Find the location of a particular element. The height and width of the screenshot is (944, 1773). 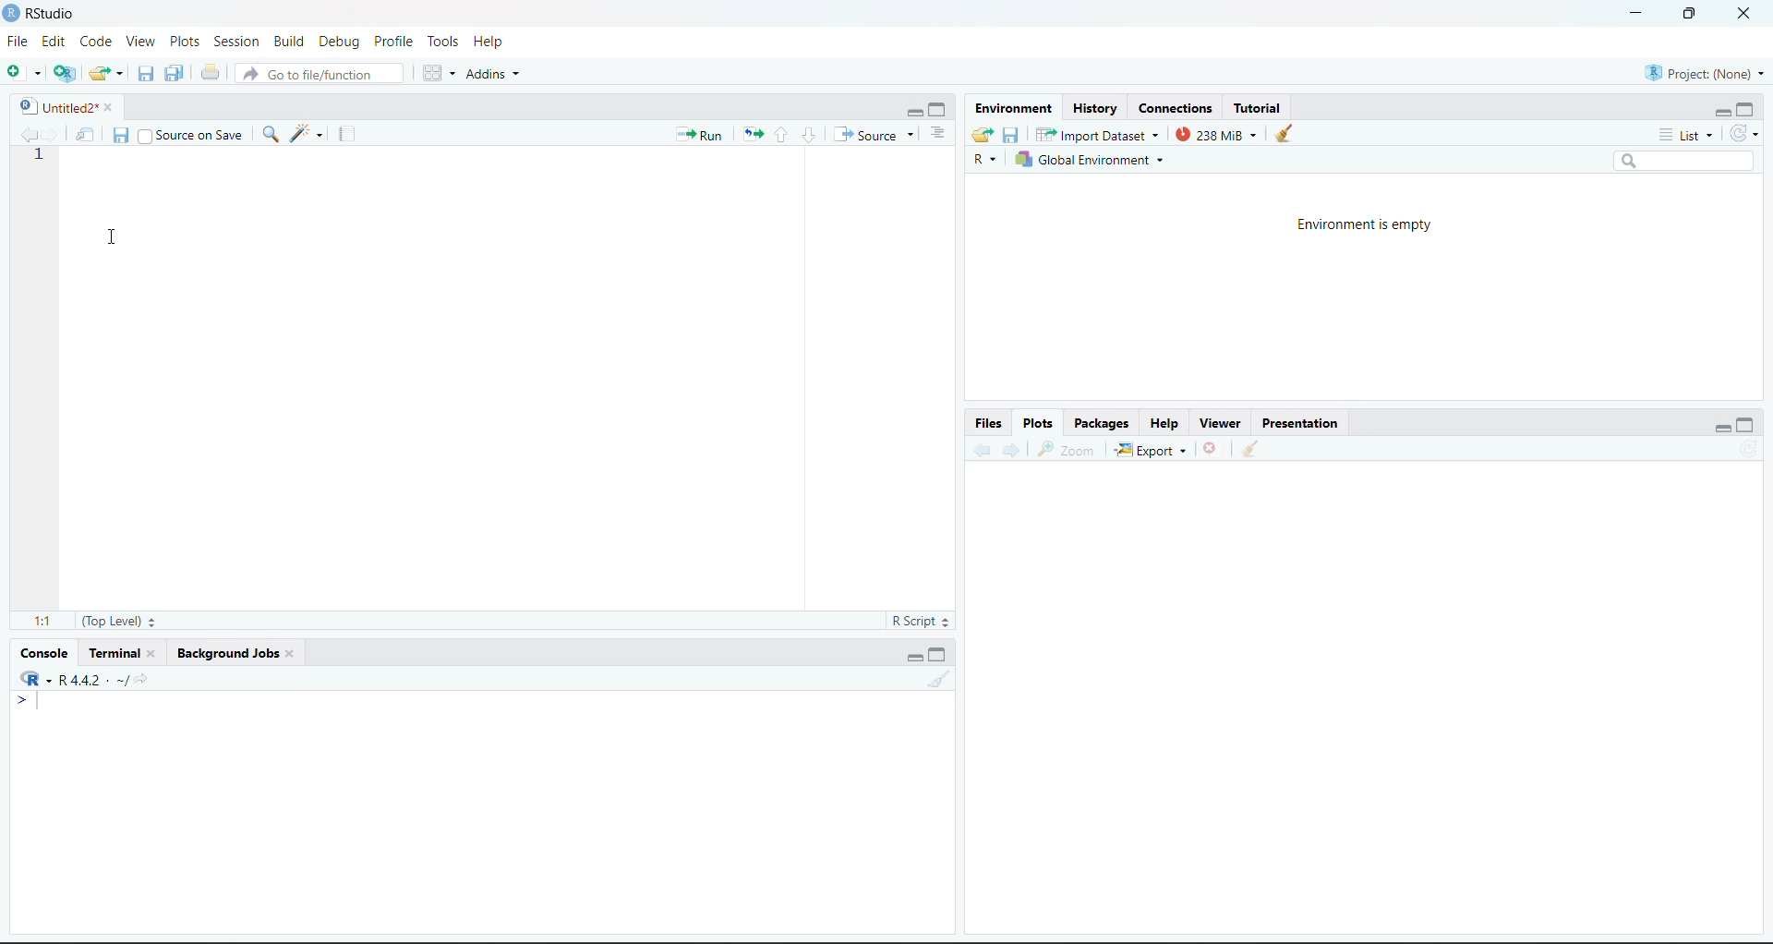

maximize is located at coordinates (1745, 109).